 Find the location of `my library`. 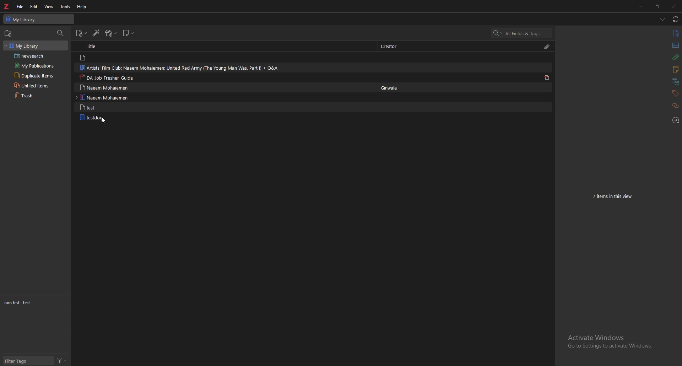

my library is located at coordinates (35, 46).